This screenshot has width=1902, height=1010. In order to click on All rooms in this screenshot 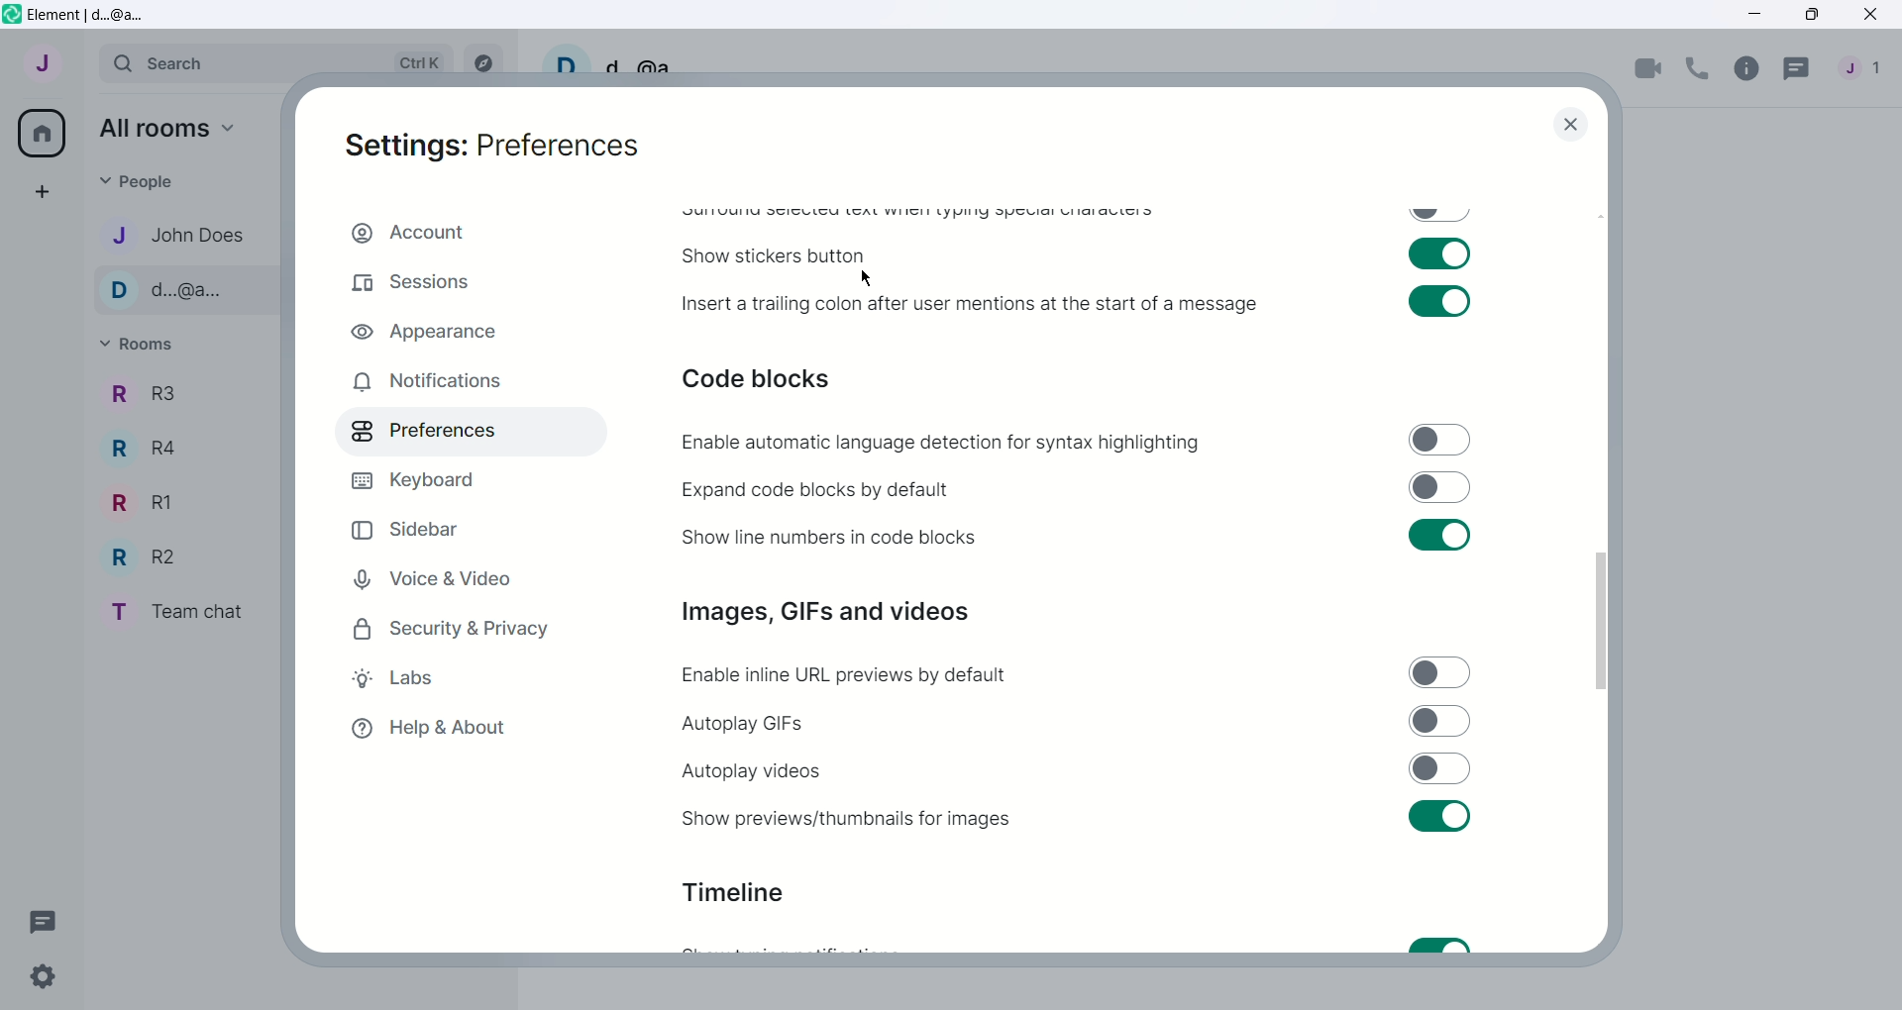, I will do `click(170, 129)`.